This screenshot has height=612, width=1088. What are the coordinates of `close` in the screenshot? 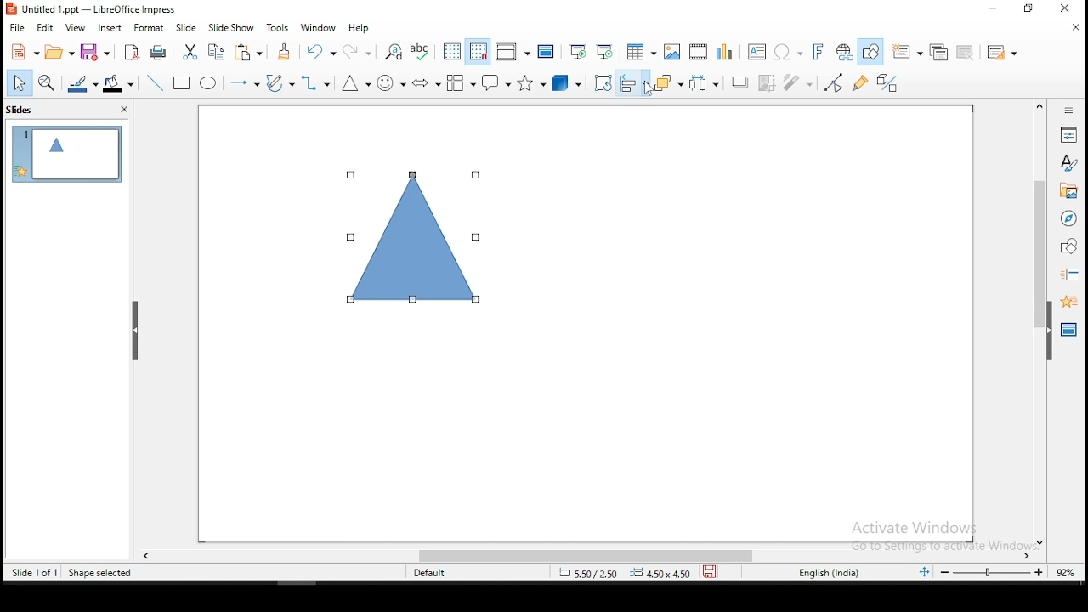 It's located at (1072, 7).